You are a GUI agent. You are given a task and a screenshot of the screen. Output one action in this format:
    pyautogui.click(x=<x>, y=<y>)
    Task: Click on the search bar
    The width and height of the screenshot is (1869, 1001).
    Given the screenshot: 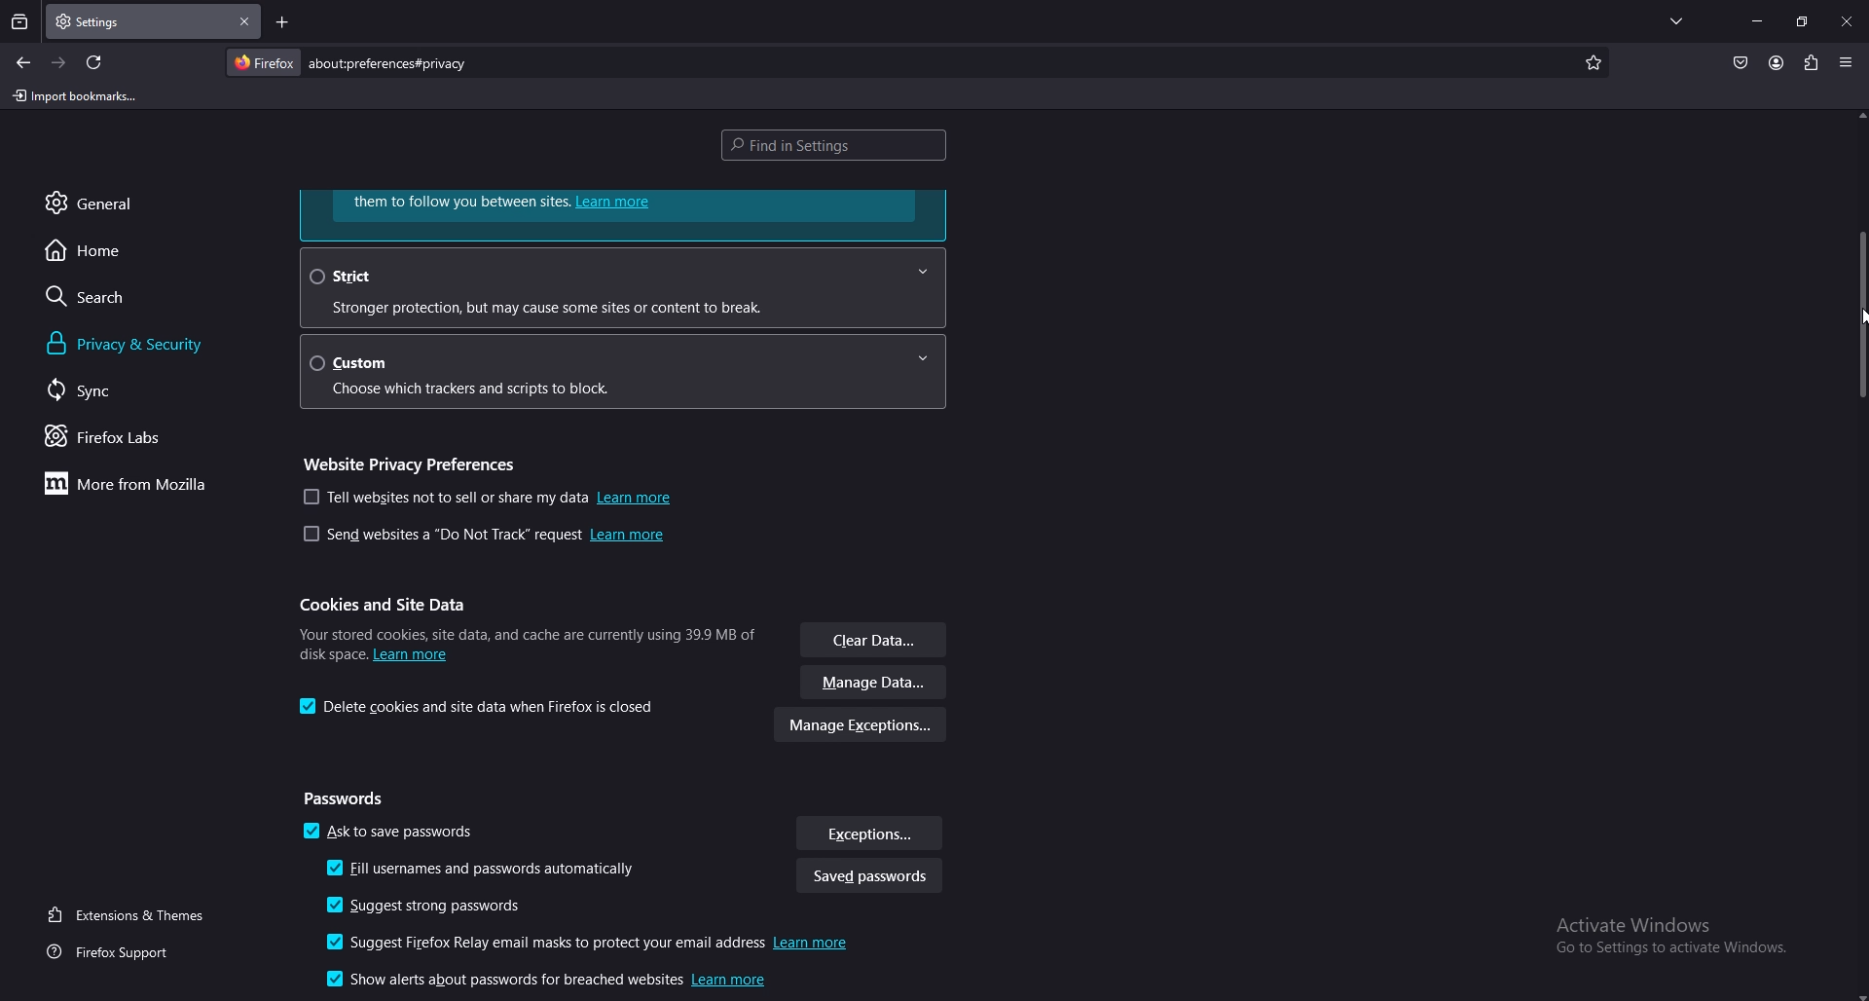 What is the action you would take?
    pyautogui.click(x=393, y=63)
    